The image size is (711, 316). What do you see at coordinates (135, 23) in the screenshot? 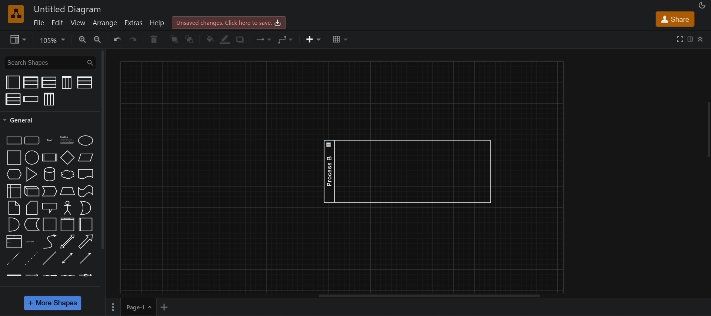
I see `extras` at bounding box center [135, 23].